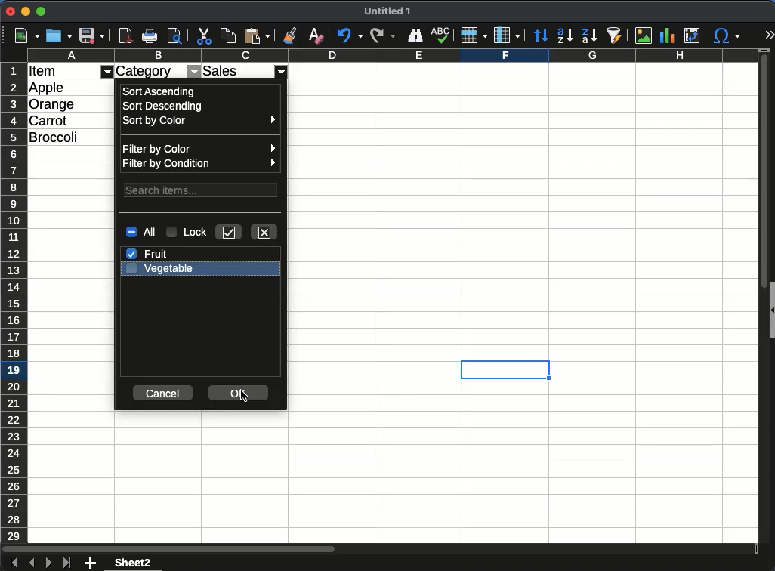  What do you see at coordinates (57, 136) in the screenshot?
I see `broccoli` at bounding box center [57, 136].